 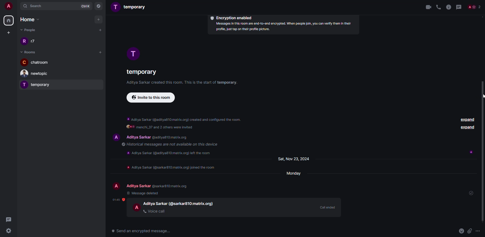 What do you see at coordinates (116, 137) in the screenshot?
I see `profile` at bounding box center [116, 137].